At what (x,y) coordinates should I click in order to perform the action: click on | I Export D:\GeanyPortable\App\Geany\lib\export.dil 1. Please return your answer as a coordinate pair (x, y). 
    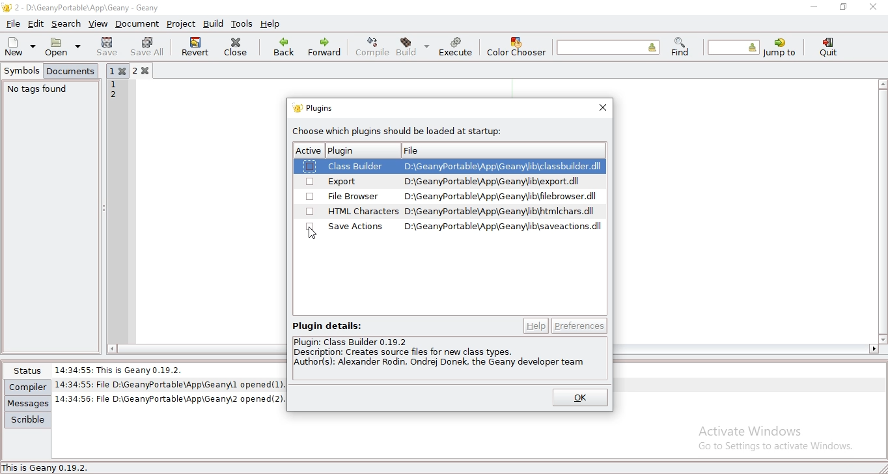
    Looking at the image, I should click on (449, 181).